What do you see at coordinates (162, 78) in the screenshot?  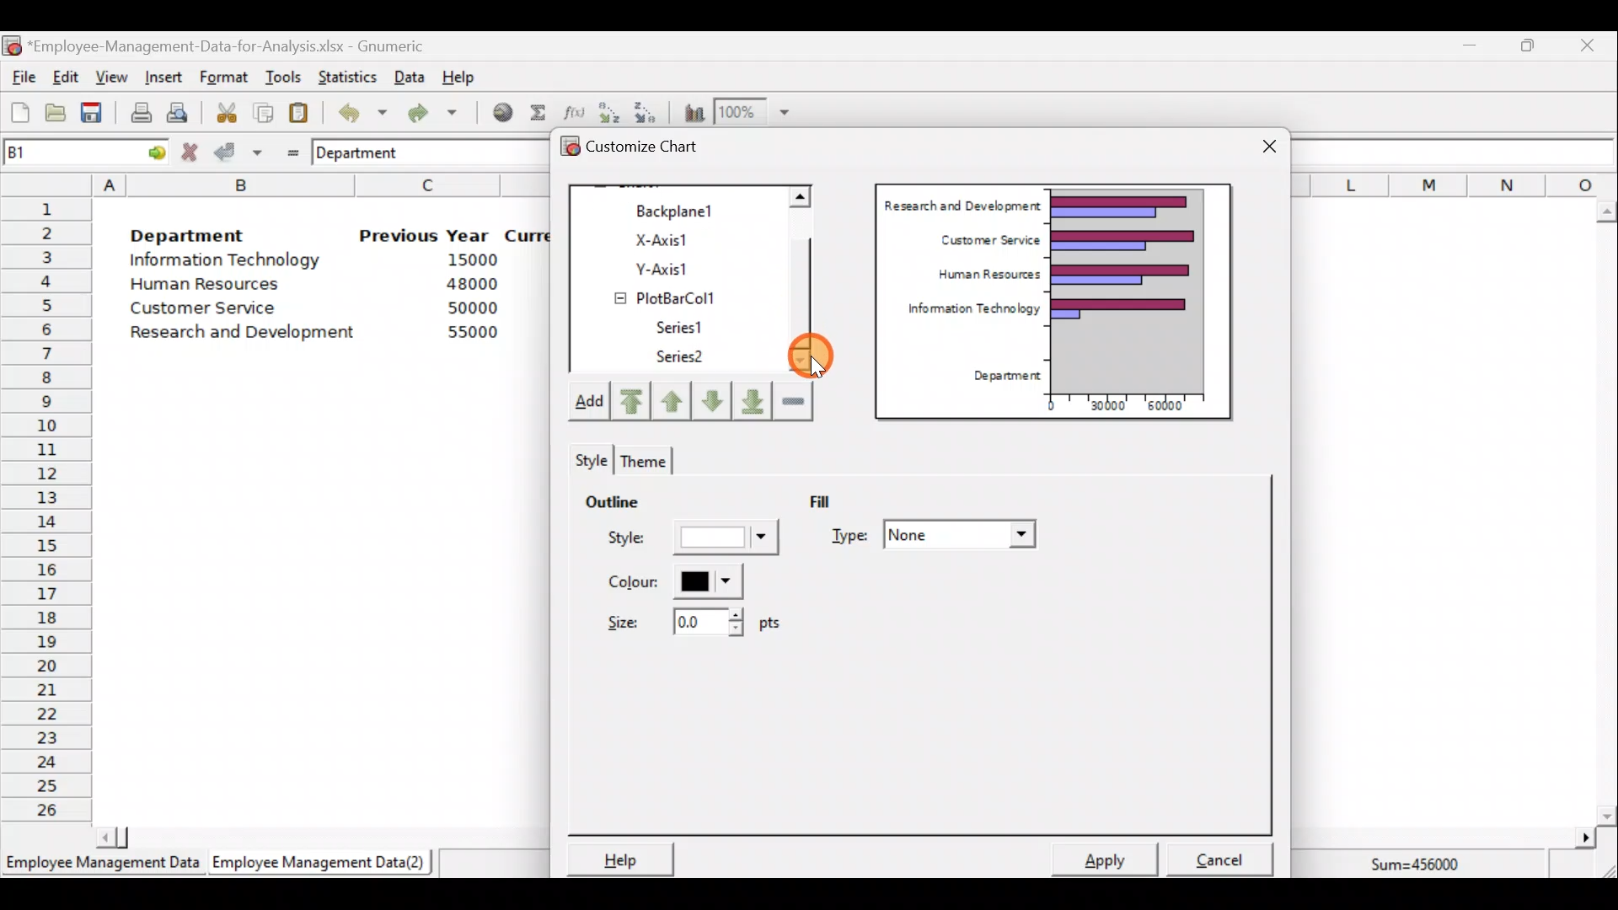 I see `Insert` at bounding box center [162, 78].